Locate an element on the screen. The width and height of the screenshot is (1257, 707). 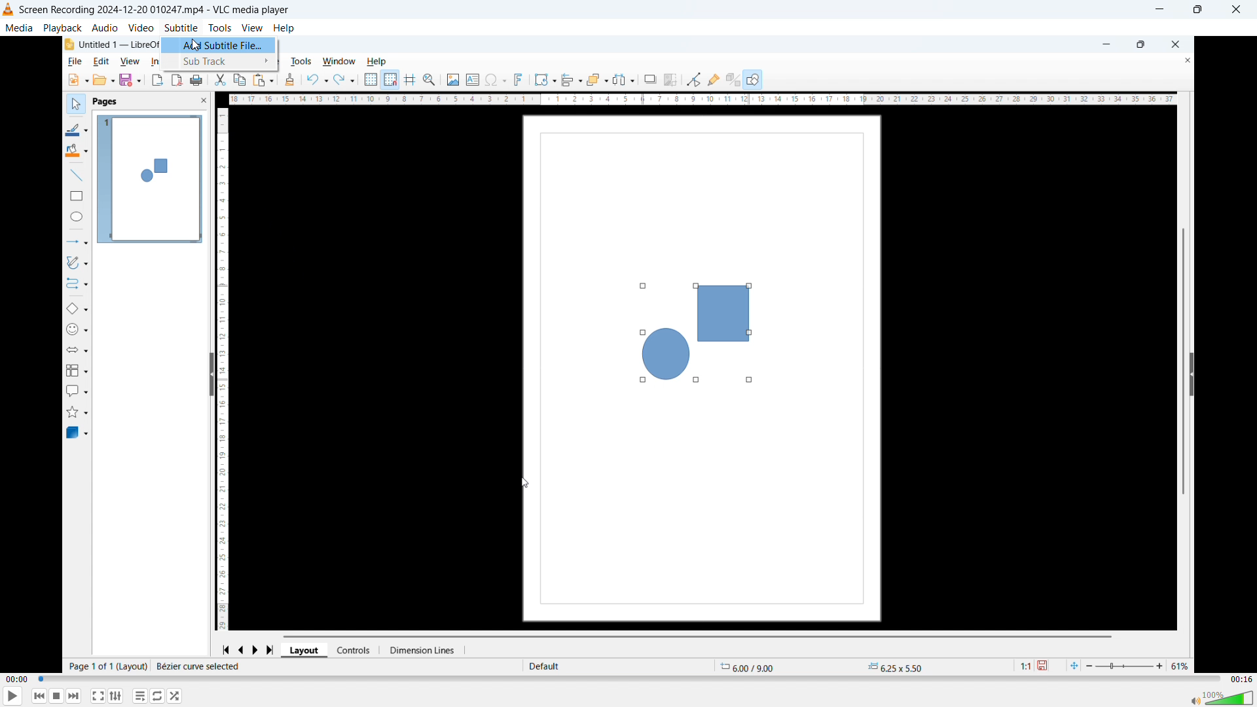
bezier curve selected is located at coordinates (198, 666).